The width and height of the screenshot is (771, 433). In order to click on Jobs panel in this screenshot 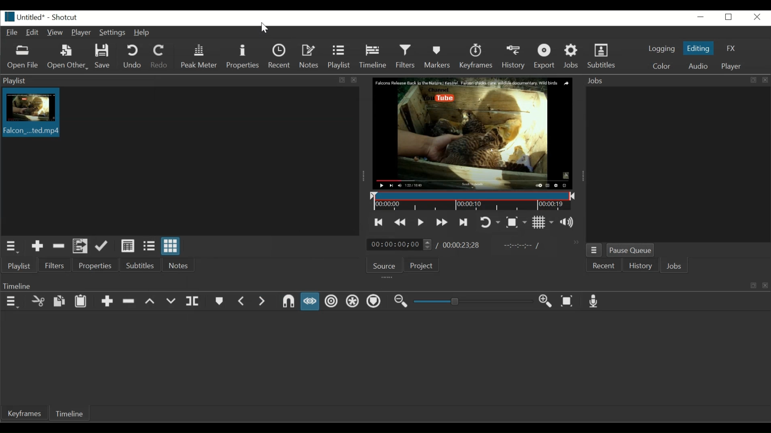, I will do `click(676, 163)`.